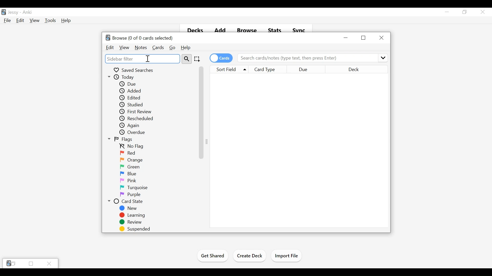 The height and width of the screenshot is (276, 492). I want to click on Card Type, so click(269, 69).